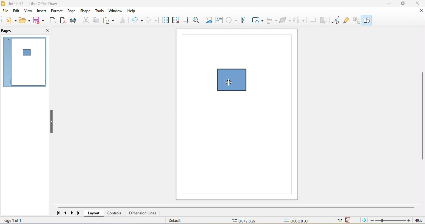 This screenshot has height=224, width=425. I want to click on format, so click(58, 11).